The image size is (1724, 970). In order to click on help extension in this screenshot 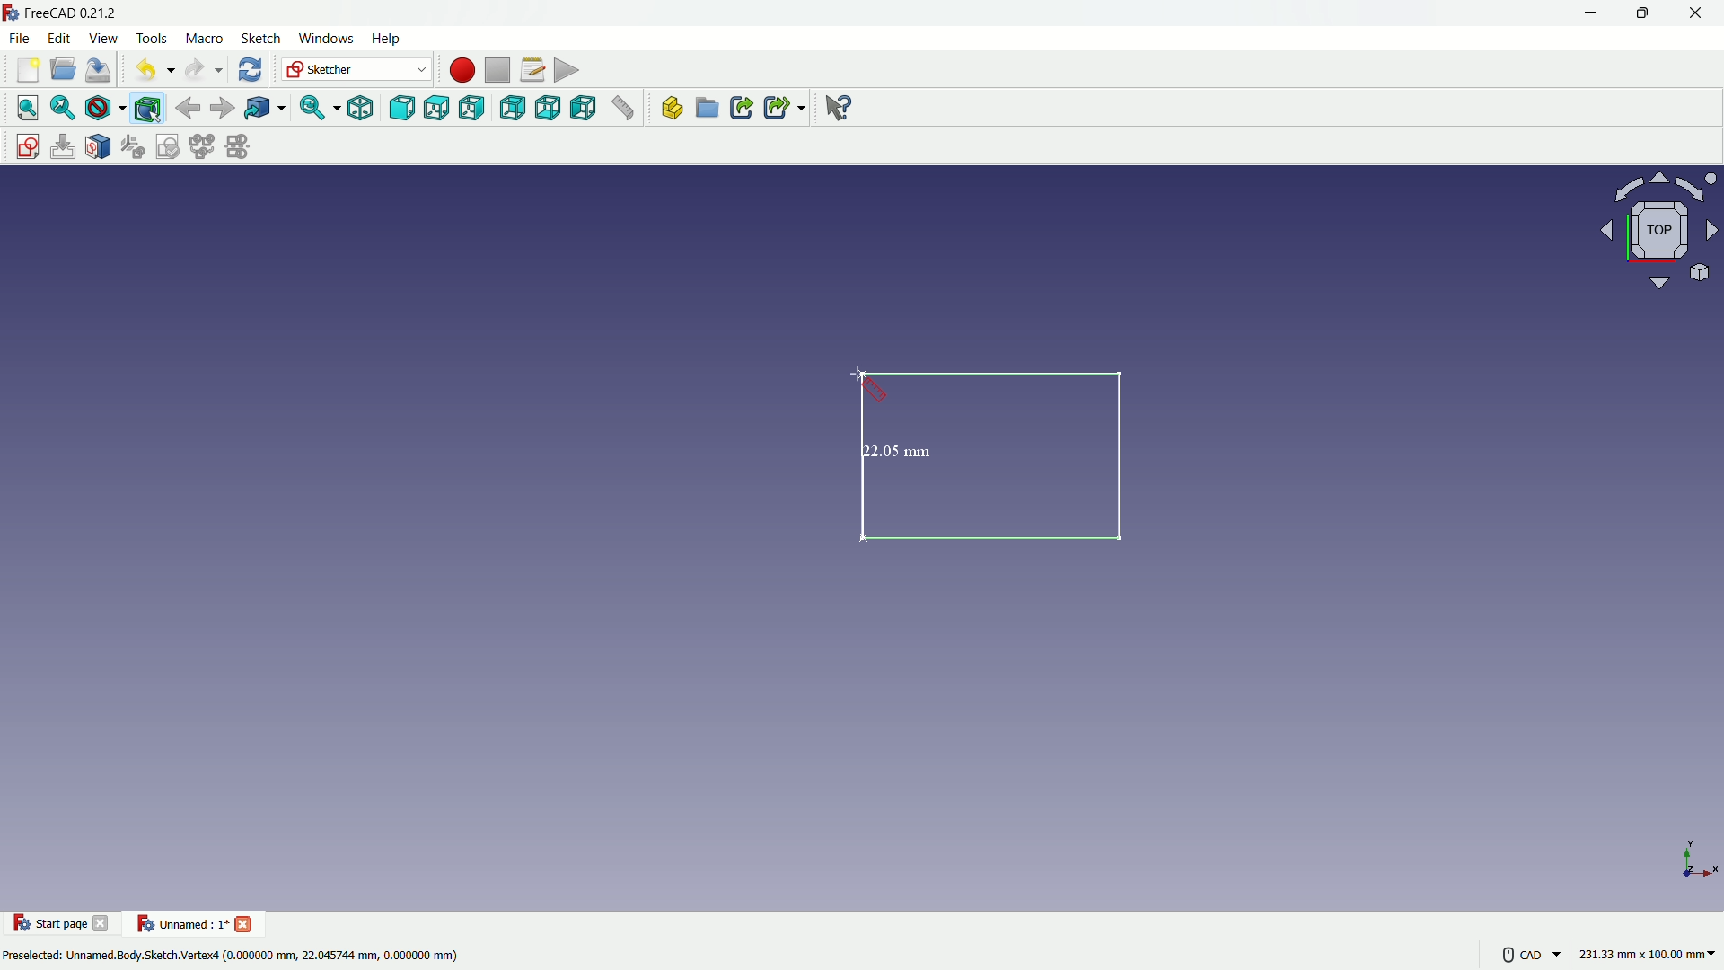, I will do `click(840, 109)`.